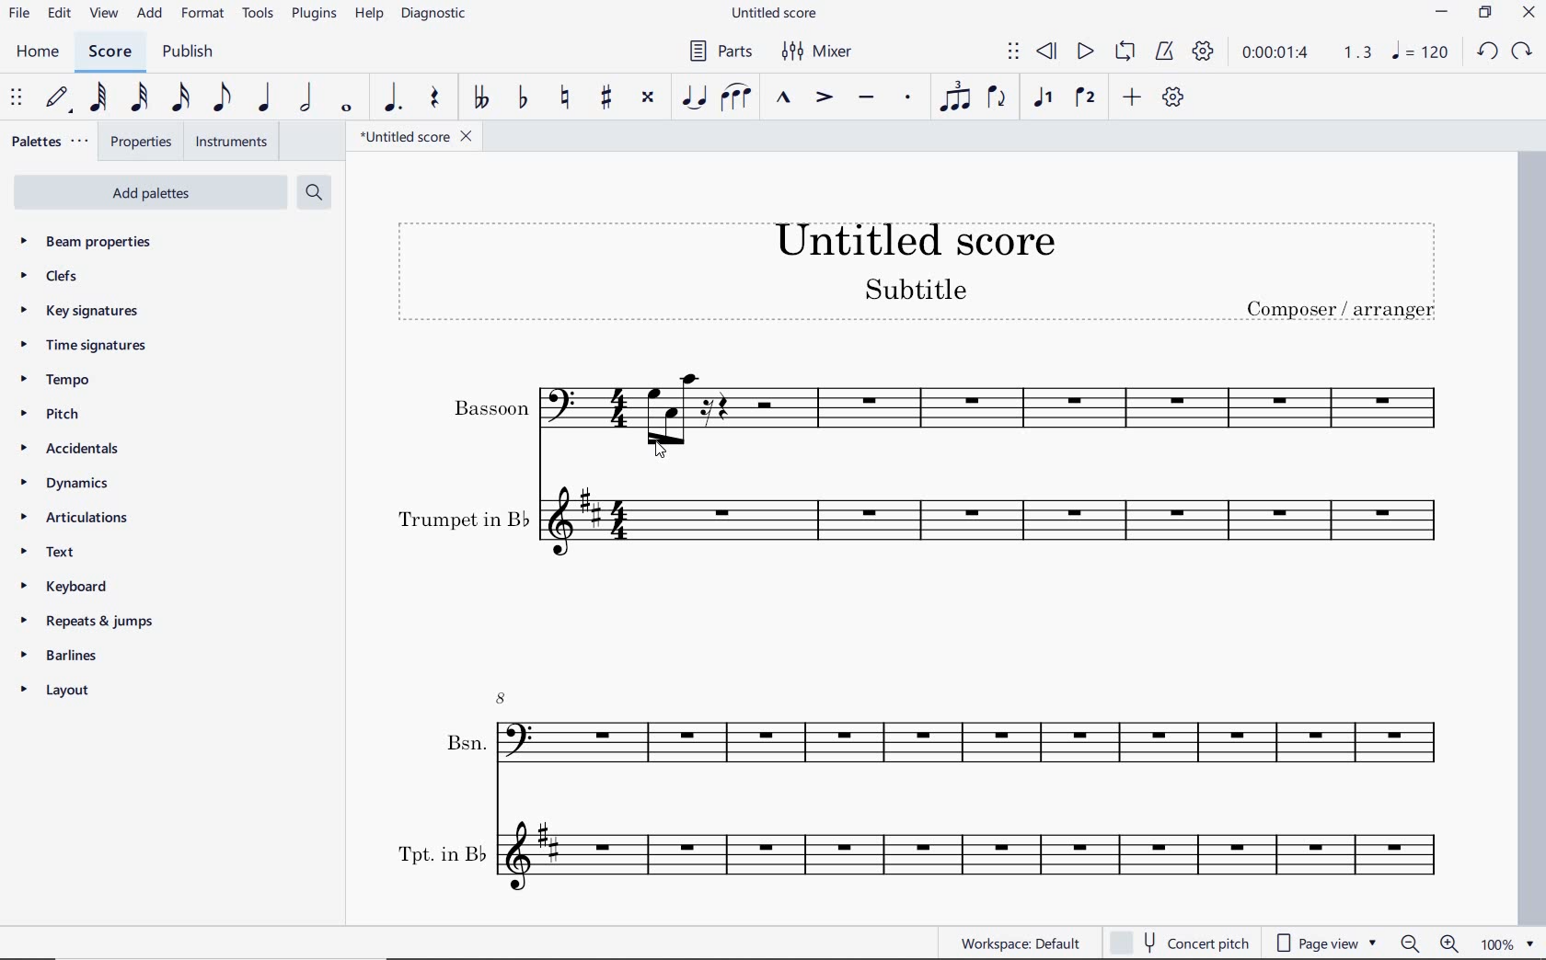 The image size is (1546, 960). What do you see at coordinates (433, 15) in the screenshot?
I see `diagnostic` at bounding box center [433, 15].